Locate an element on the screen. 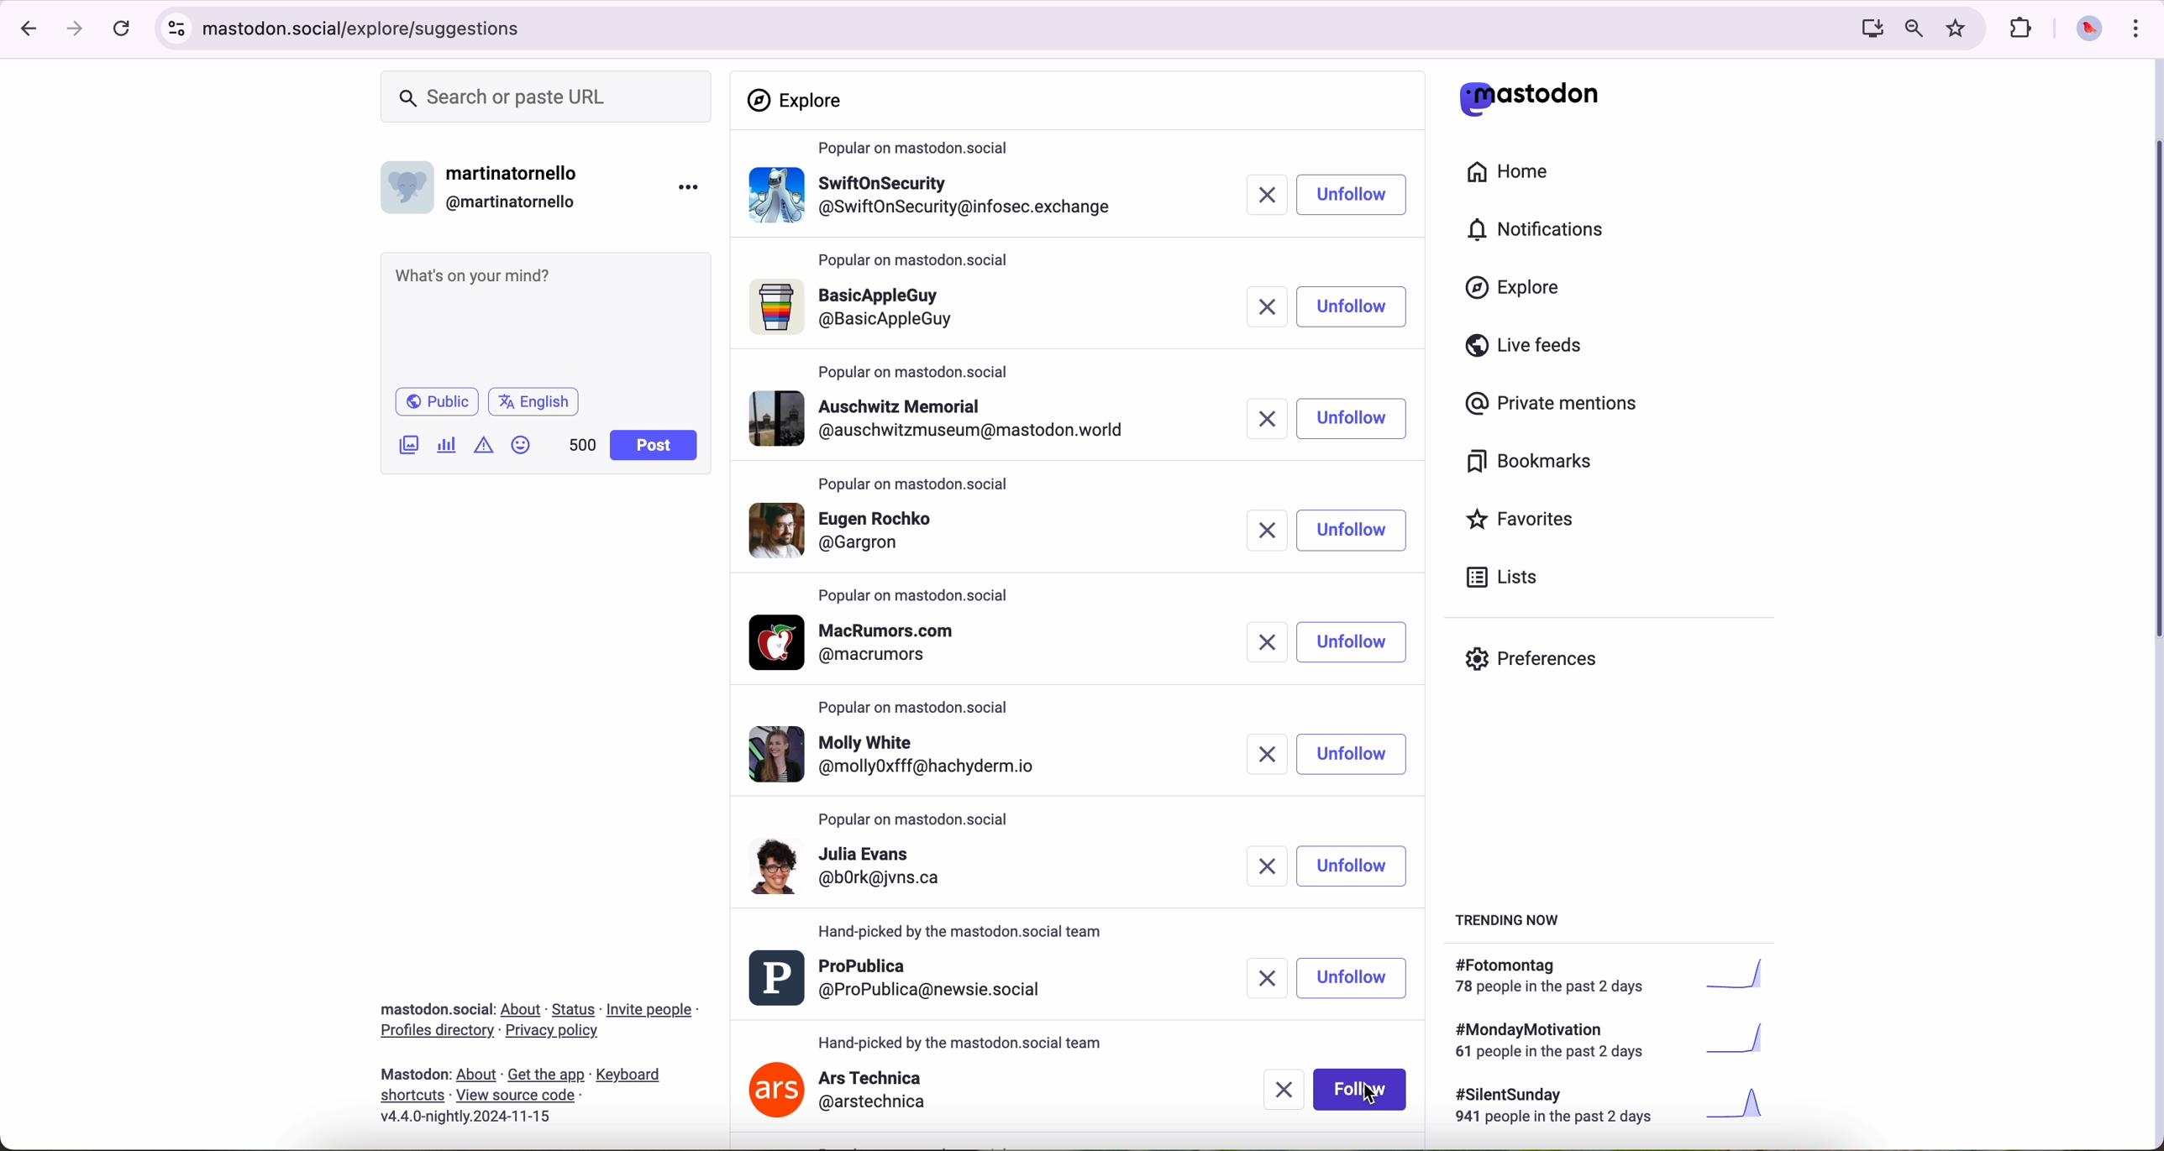  search or paste URL is located at coordinates (546, 97).